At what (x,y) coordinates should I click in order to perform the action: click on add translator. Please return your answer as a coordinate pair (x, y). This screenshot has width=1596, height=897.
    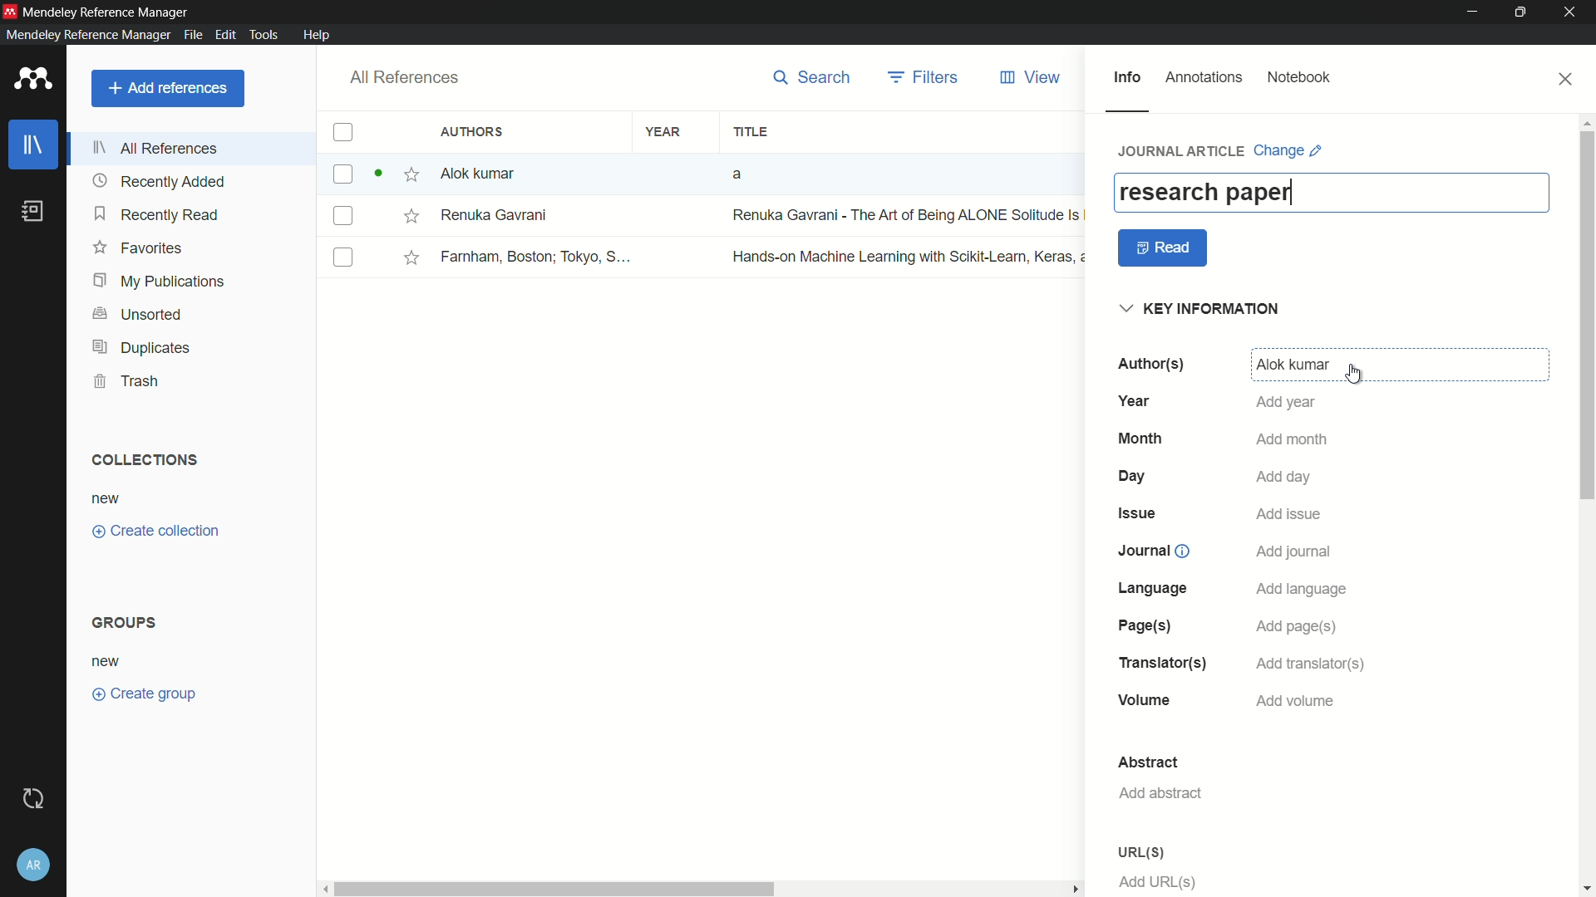
    Looking at the image, I should click on (1308, 664).